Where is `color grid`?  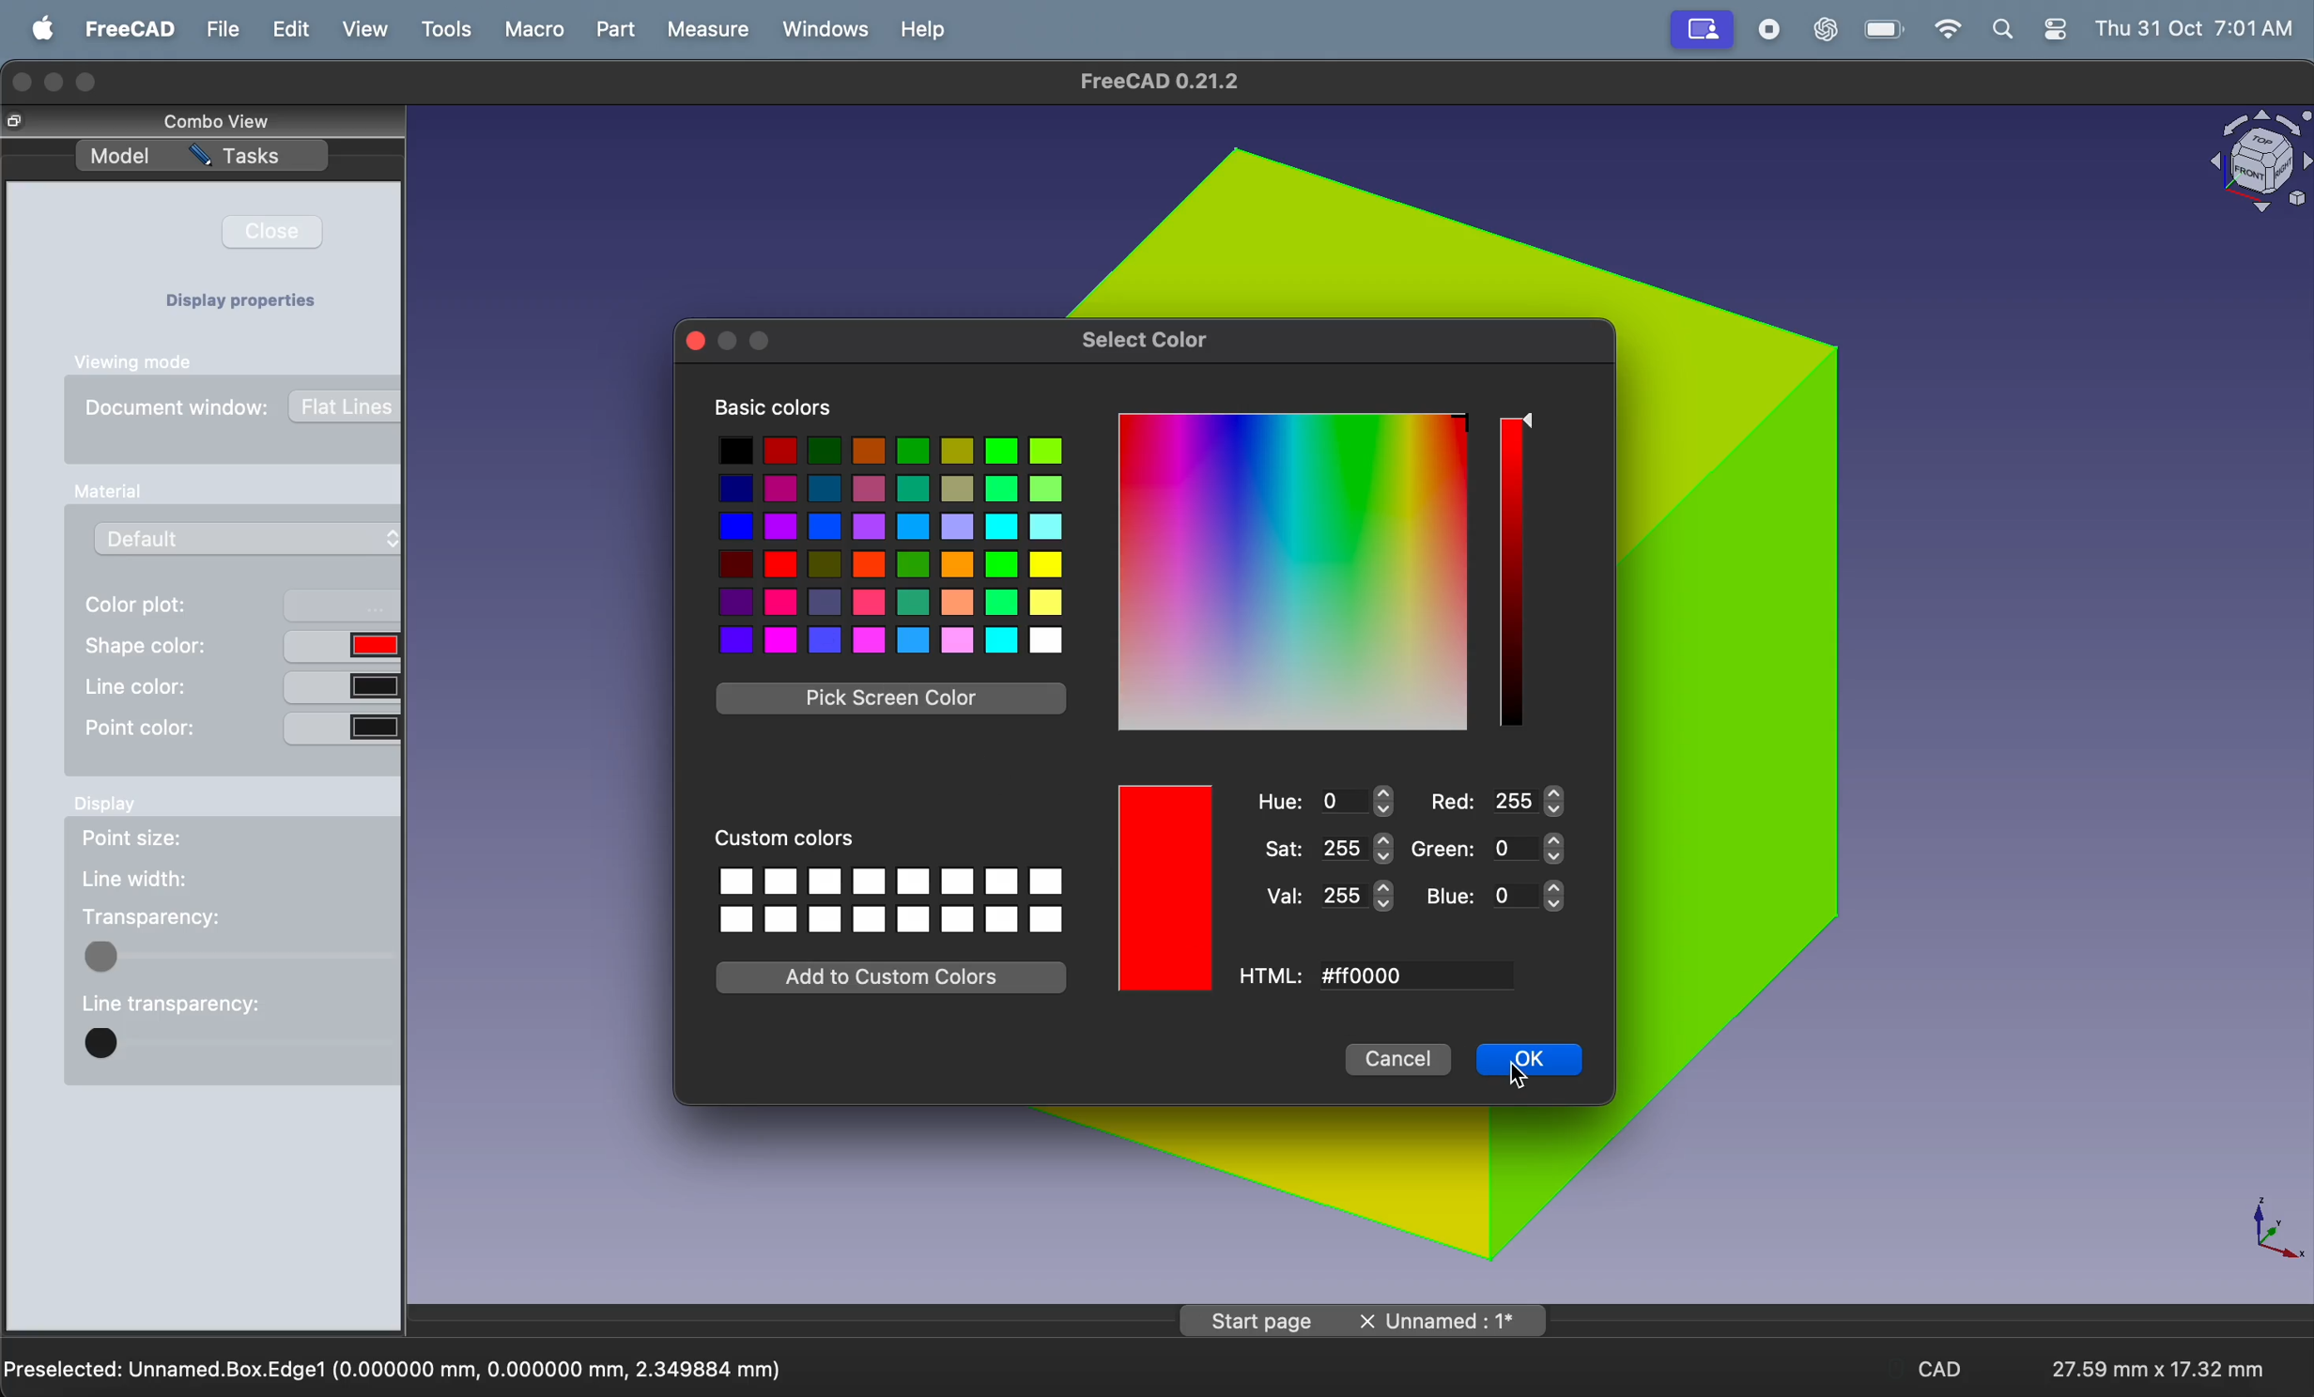
color grid is located at coordinates (1293, 575).